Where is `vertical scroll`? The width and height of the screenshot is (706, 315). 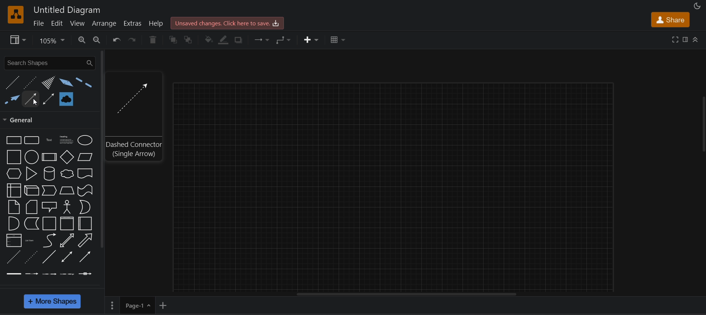
vertical scroll is located at coordinates (702, 126).